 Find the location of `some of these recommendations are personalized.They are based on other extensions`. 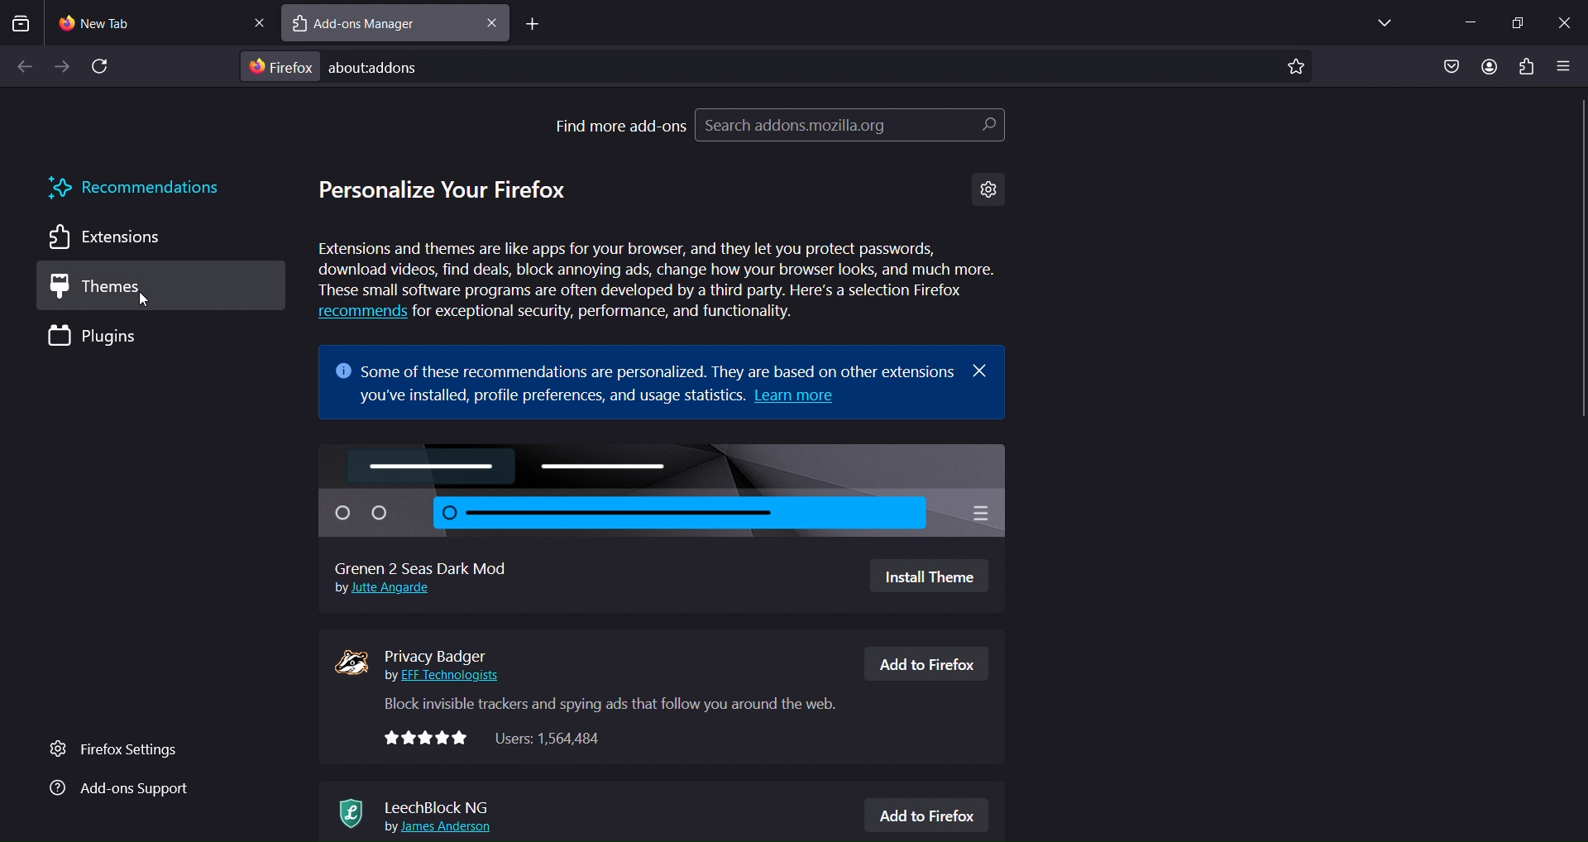

some of these recommendations are personalized.They are based on other extensions is located at coordinates (646, 367).